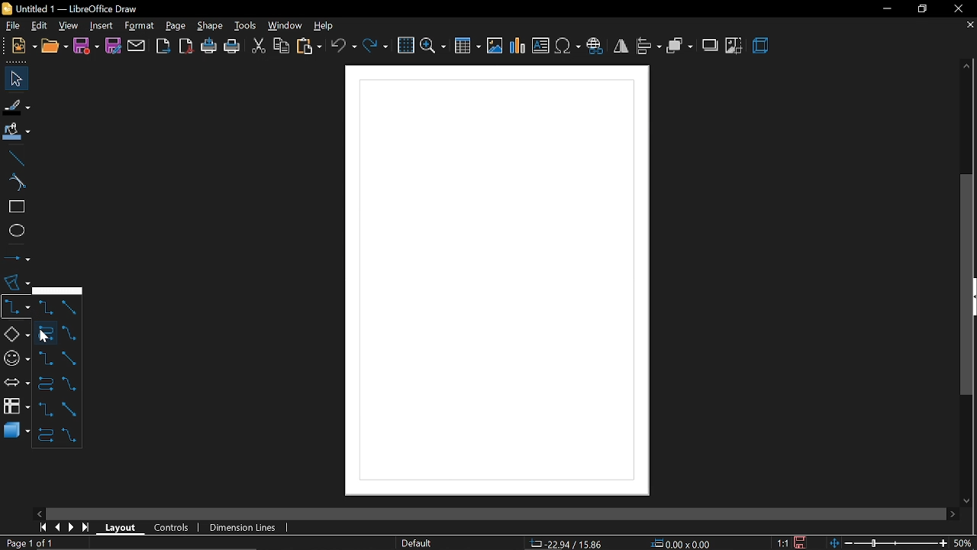 Image resolution: width=977 pixels, height=550 pixels. I want to click on attach, so click(136, 46).